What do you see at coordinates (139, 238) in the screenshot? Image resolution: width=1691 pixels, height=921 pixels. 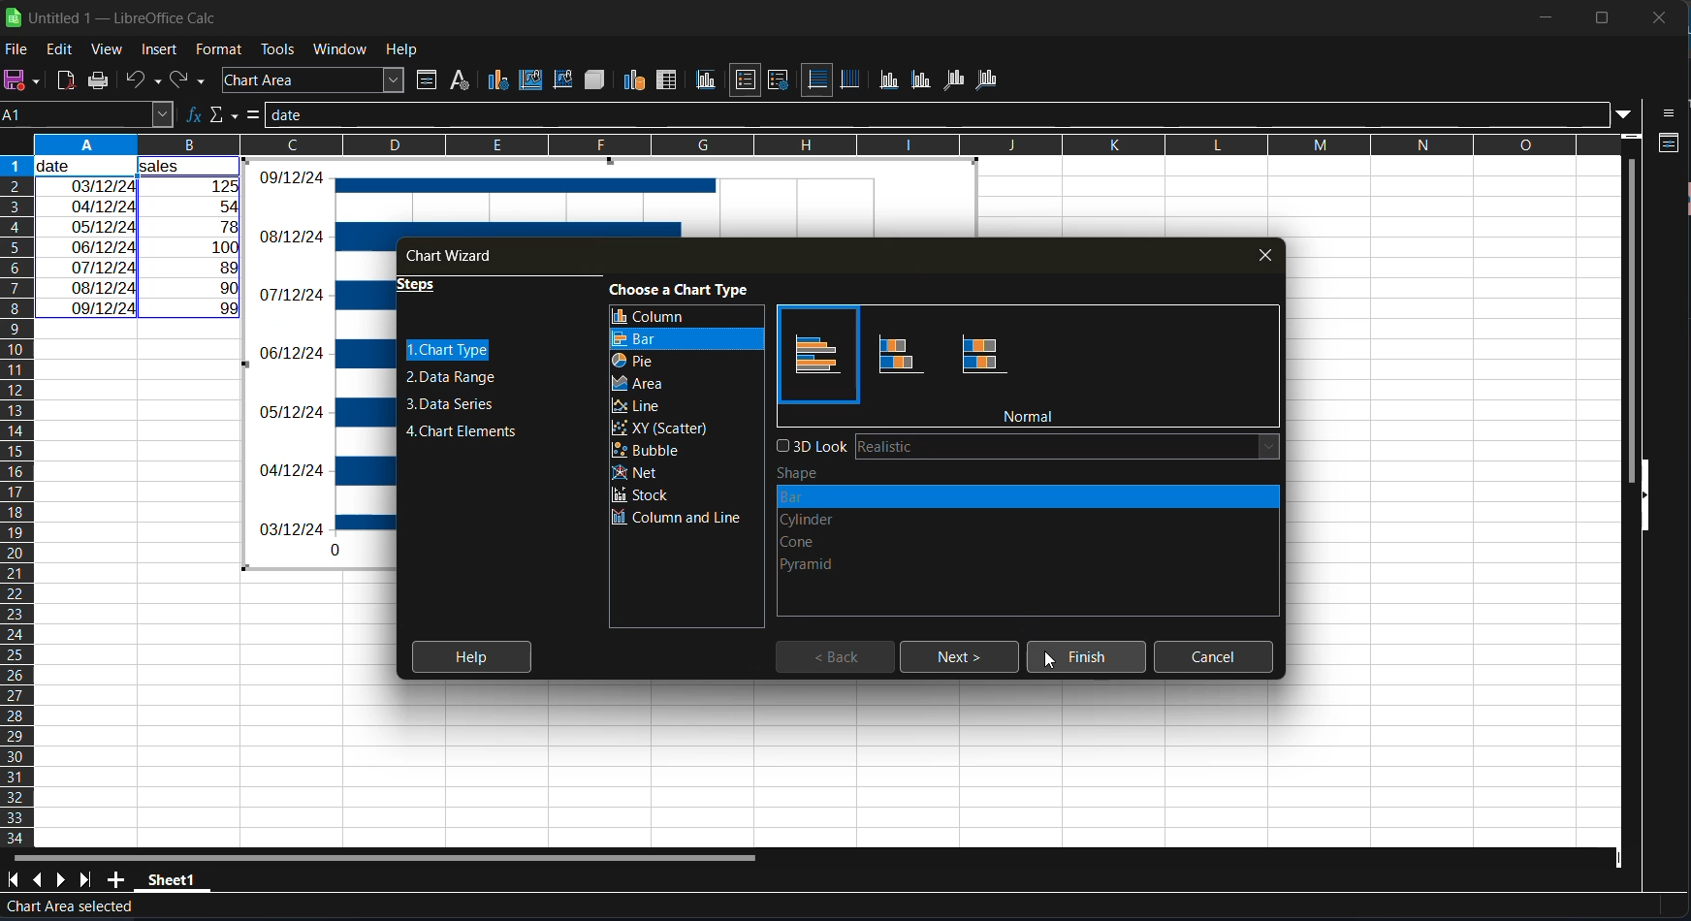 I see `selected range` at bounding box center [139, 238].